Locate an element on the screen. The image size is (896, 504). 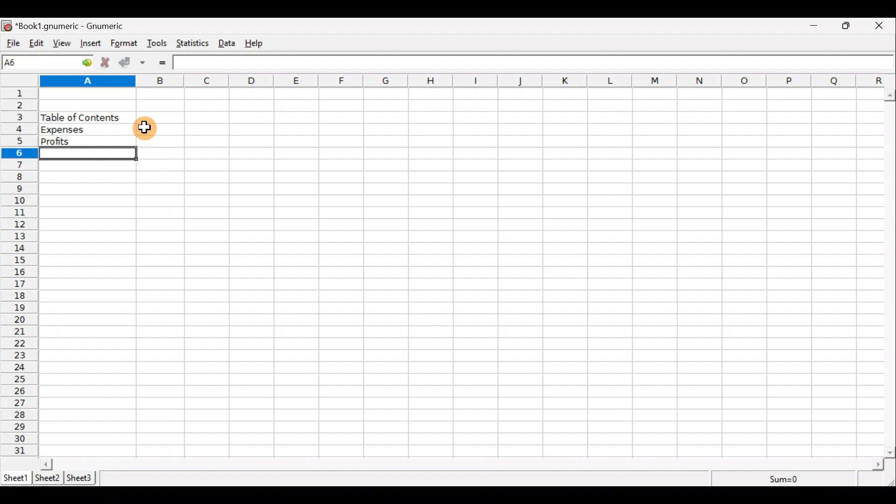
Minimize is located at coordinates (814, 27).